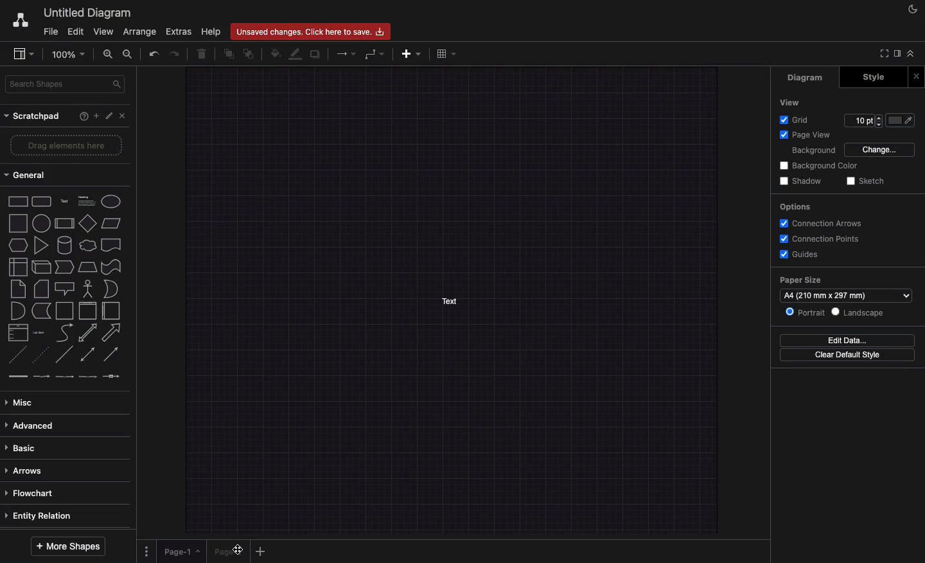 The width and height of the screenshot is (925, 563). I want to click on Sidebar, so click(24, 53).